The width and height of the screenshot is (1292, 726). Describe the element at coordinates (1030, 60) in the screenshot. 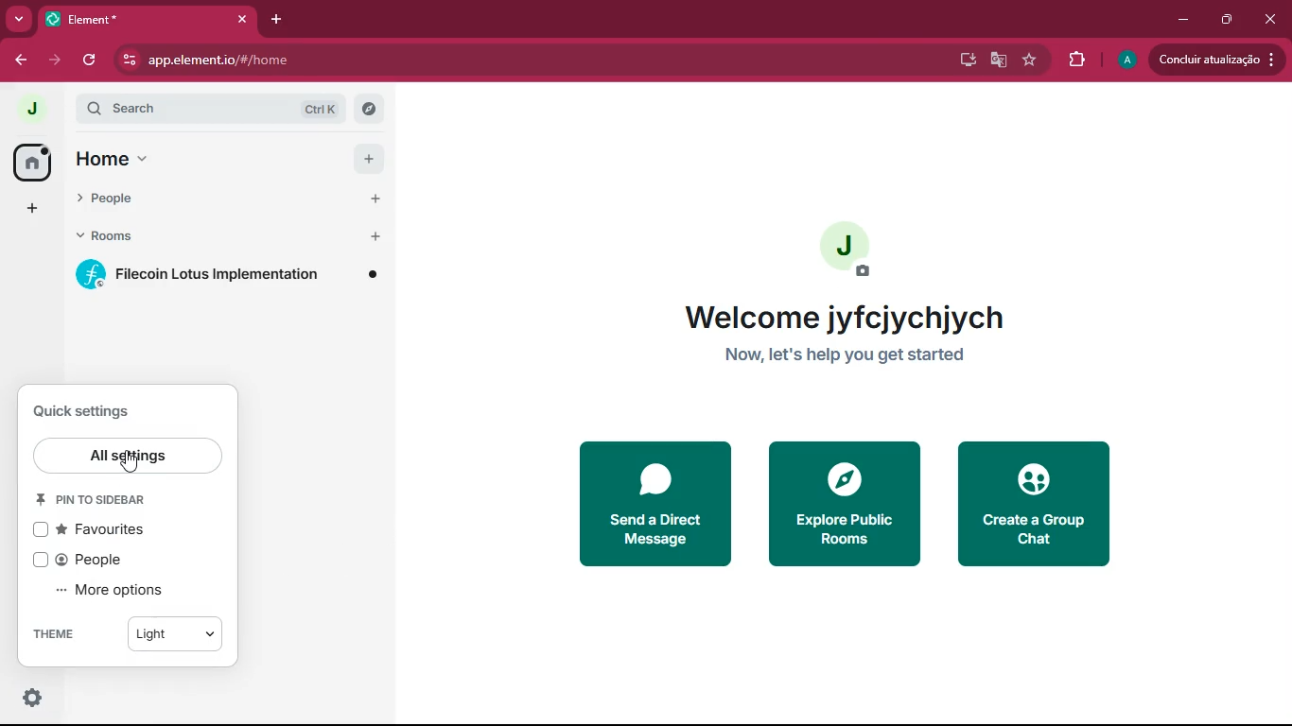

I see `favourite` at that location.